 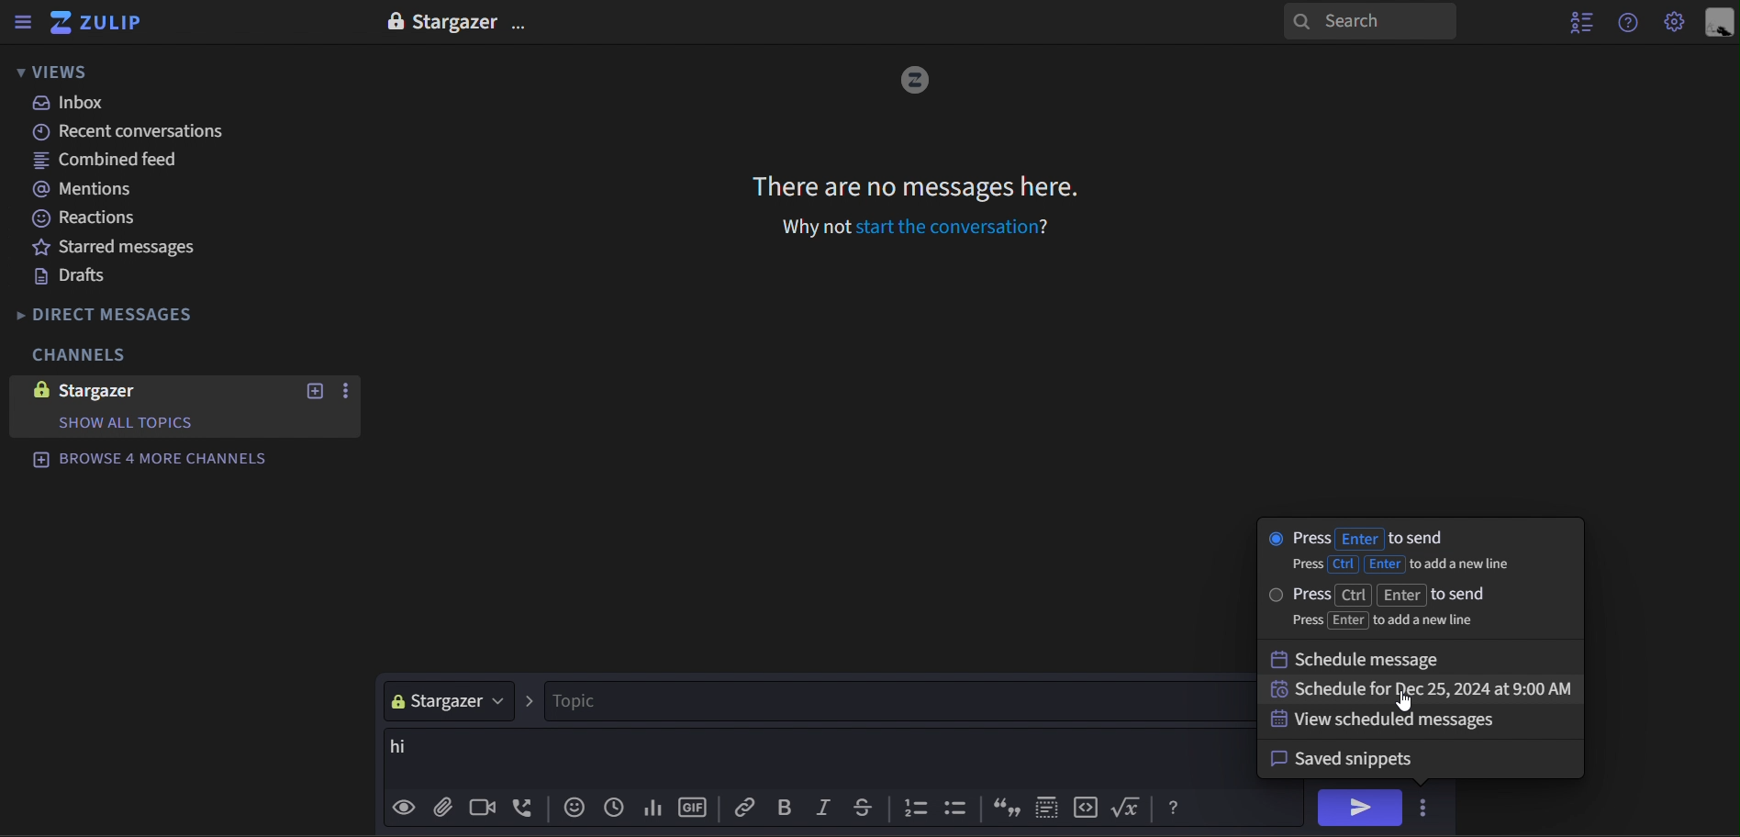 What do you see at coordinates (958, 809) in the screenshot?
I see `bullets` at bounding box center [958, 809].